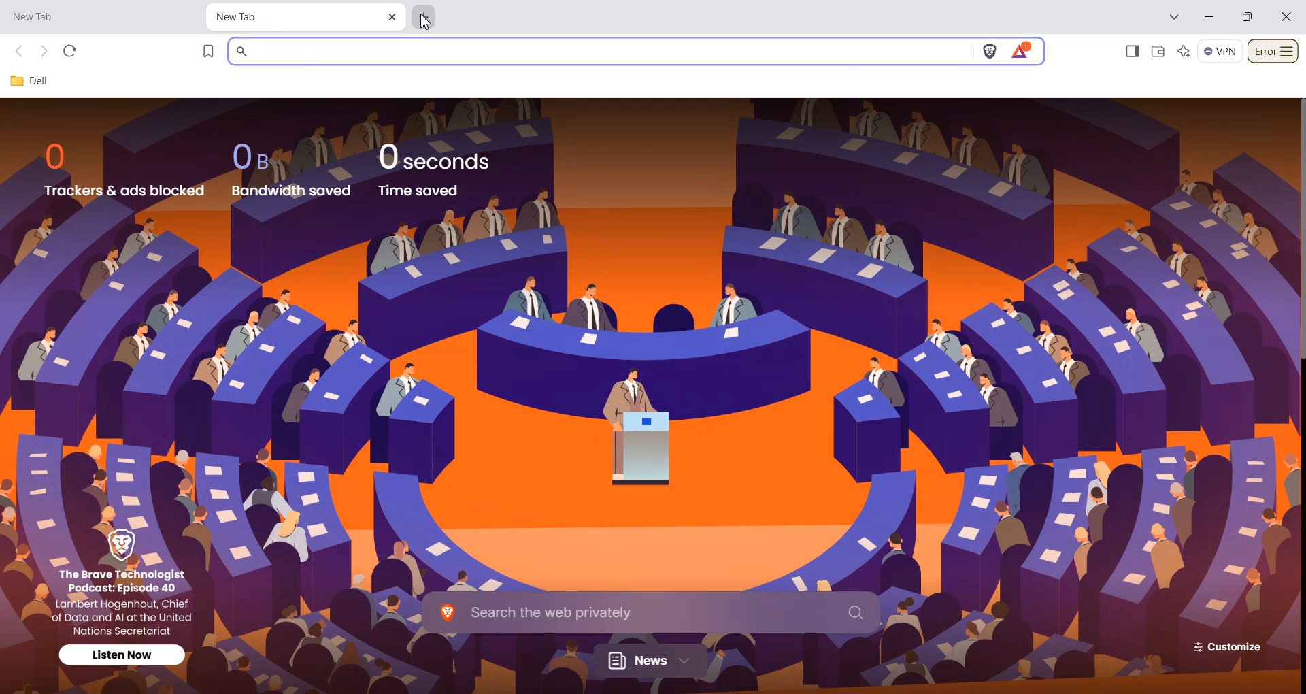  I want to click on New Tab, so click(292, 17).